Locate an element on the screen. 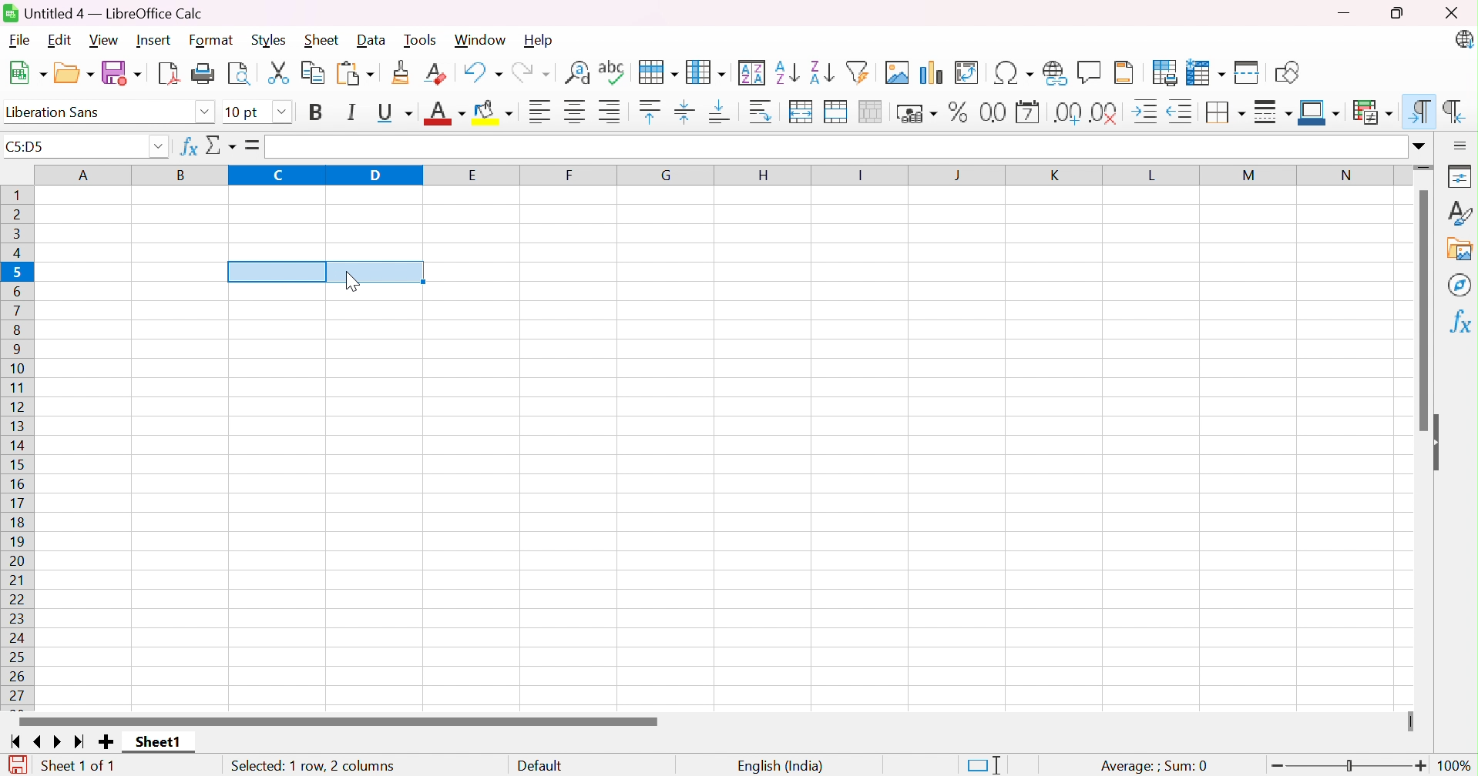  Wrap Text is located at coordinates (761, 112).